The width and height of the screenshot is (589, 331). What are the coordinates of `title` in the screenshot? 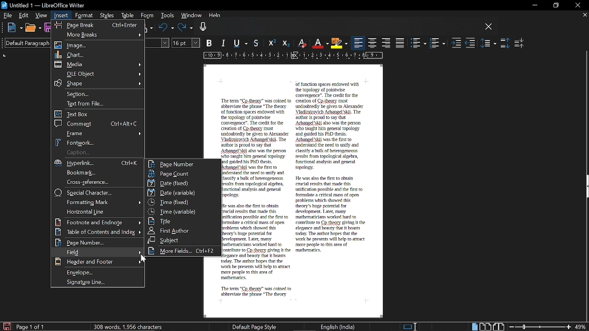 It's located at (181, 221).